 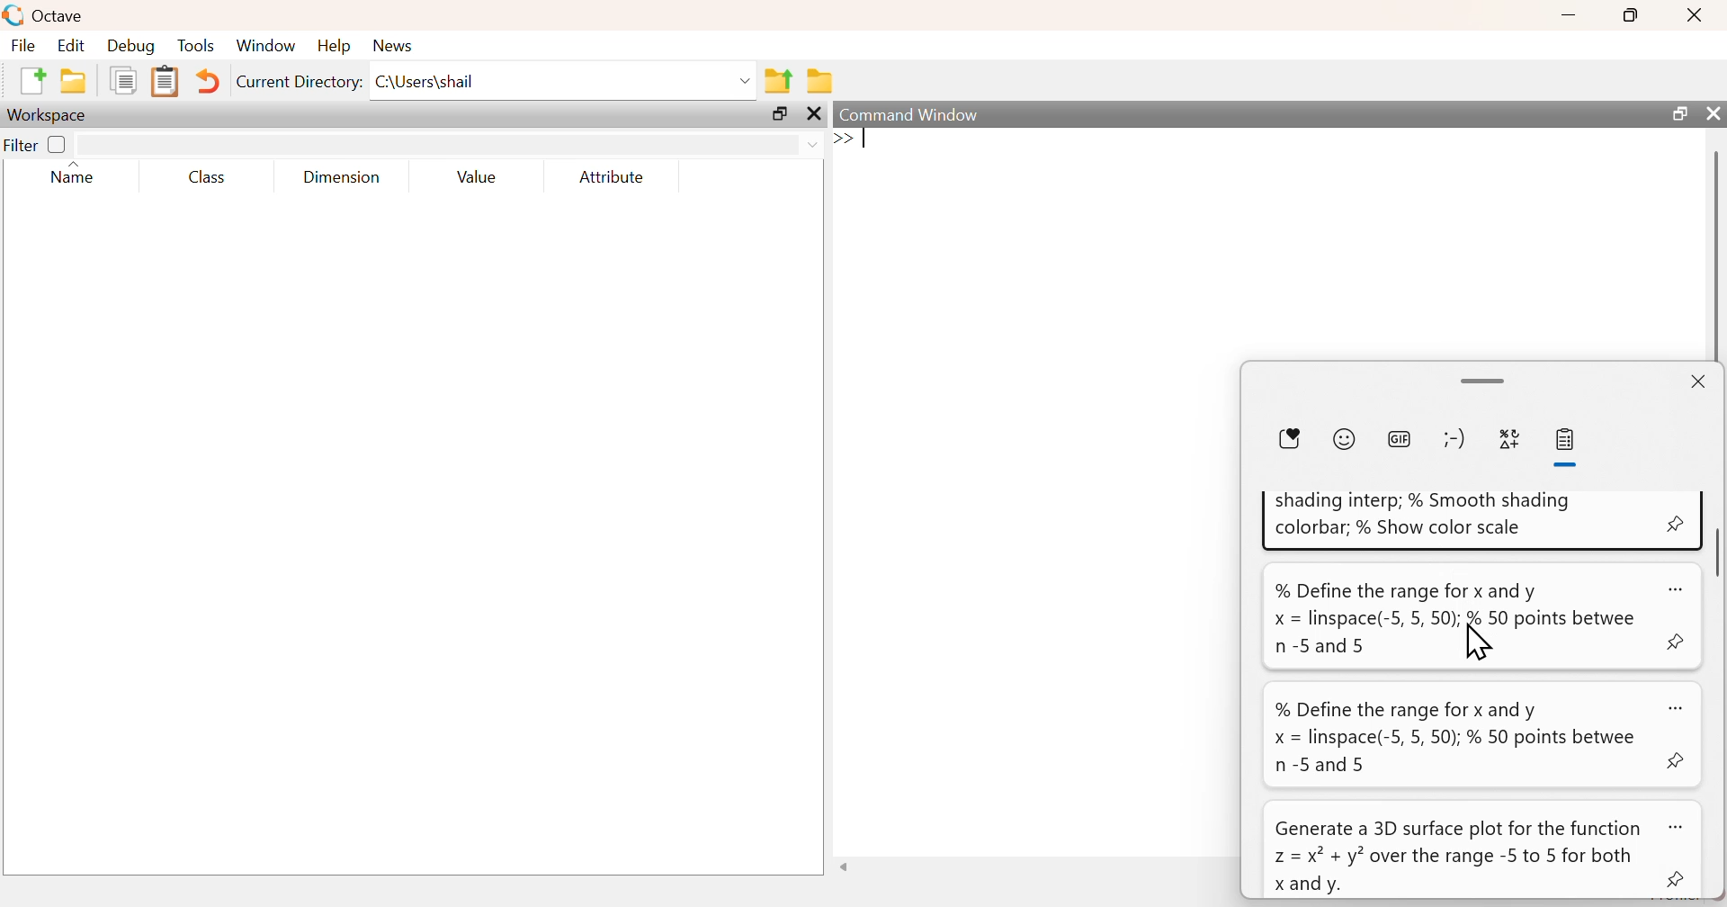 What do you see at coordinates (1398, 438) in the screenshot?
I see `GIF` at bounding box center [1398, 438].